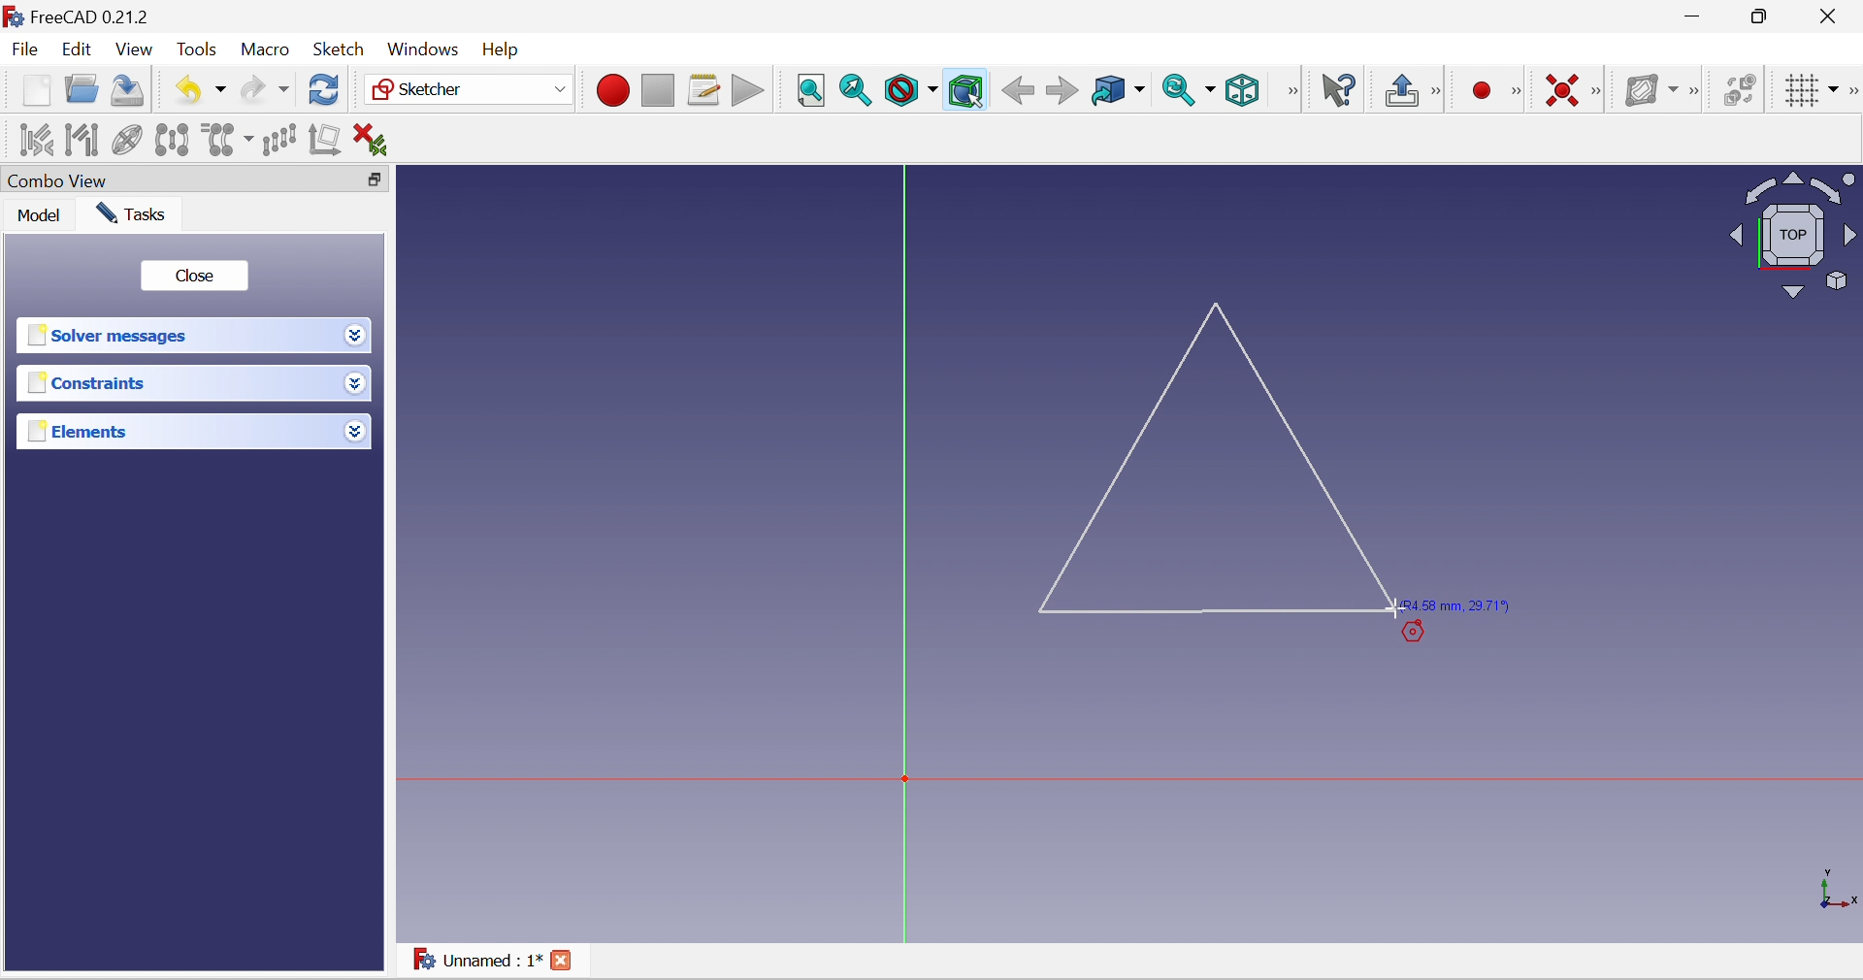 This screenshot has width=1863, height=980. Describe the element at coordinates (197, 276) in the screenshot. I see `Close` at that location.